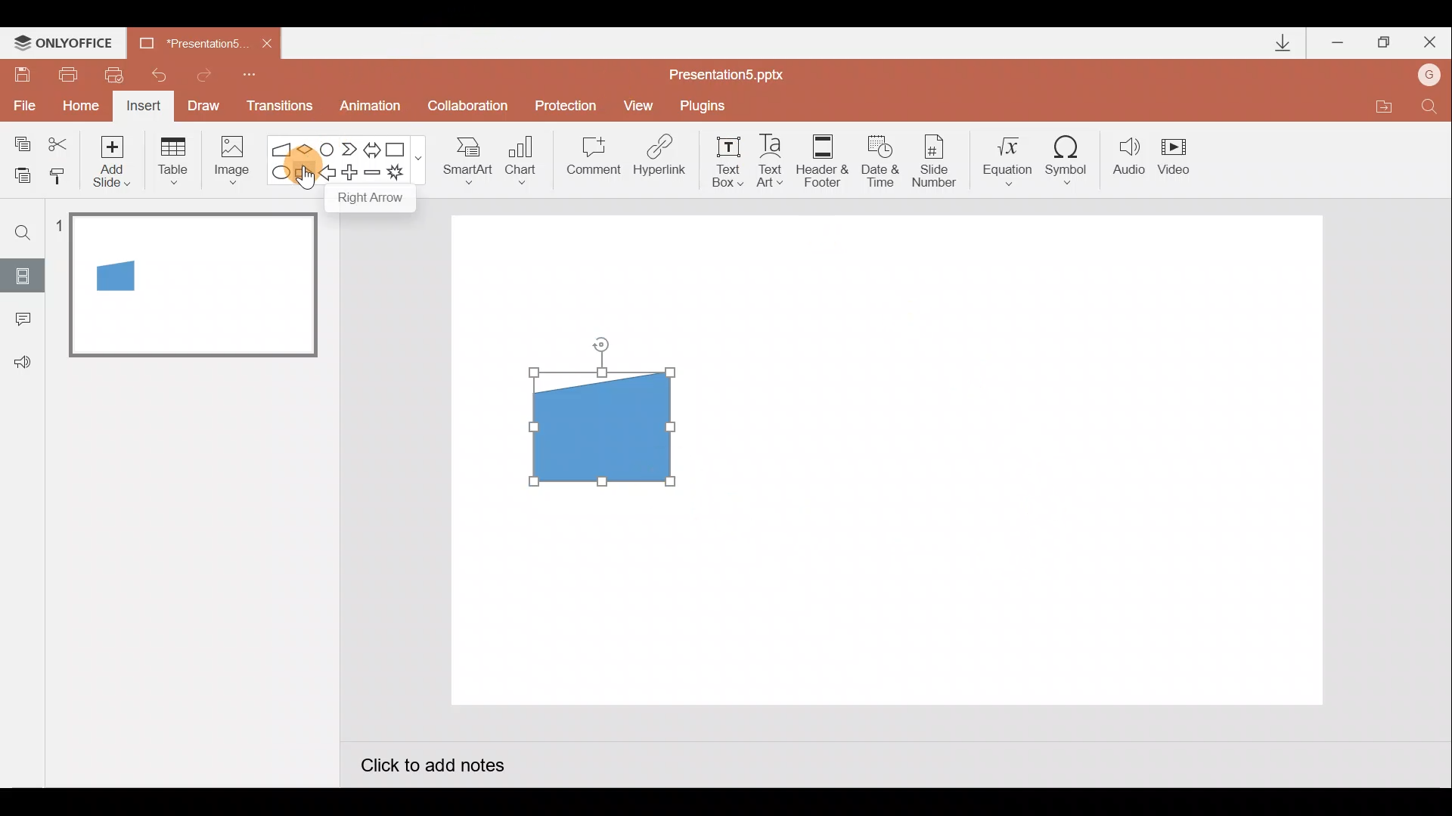 The image size is (1452, 816). I want to click on Collaboration, so click(471, 107).